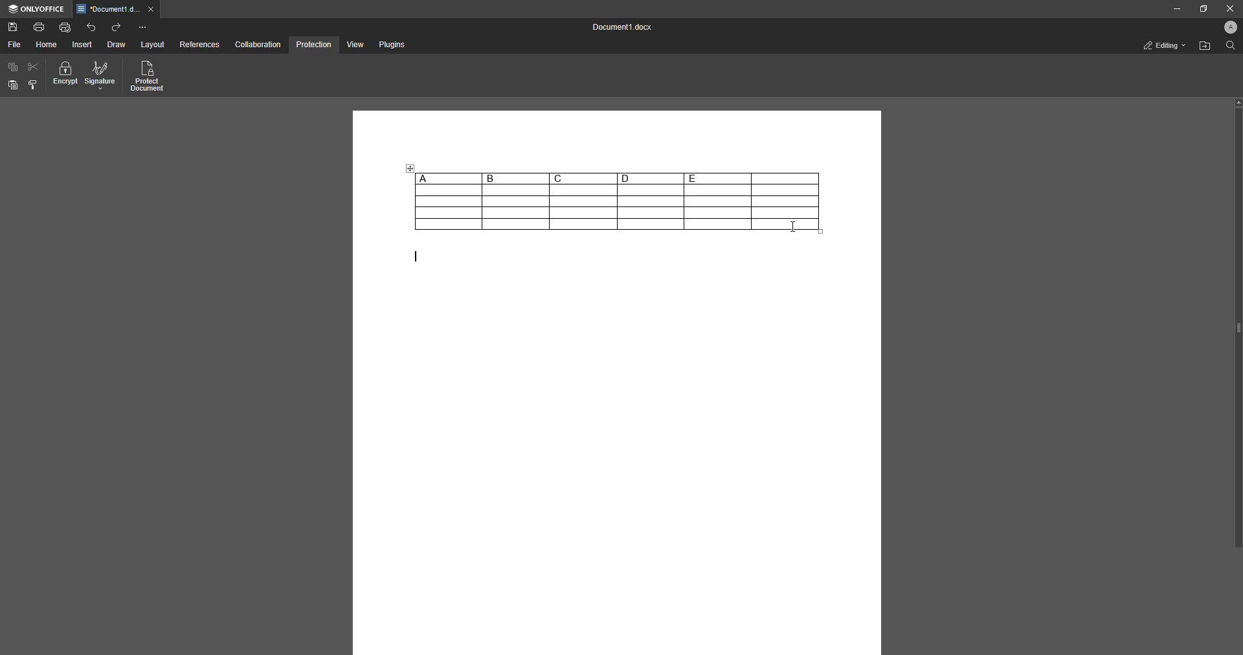 This screenshot has height=655, width=1243. I want to click on Draw, so click(116, 45).